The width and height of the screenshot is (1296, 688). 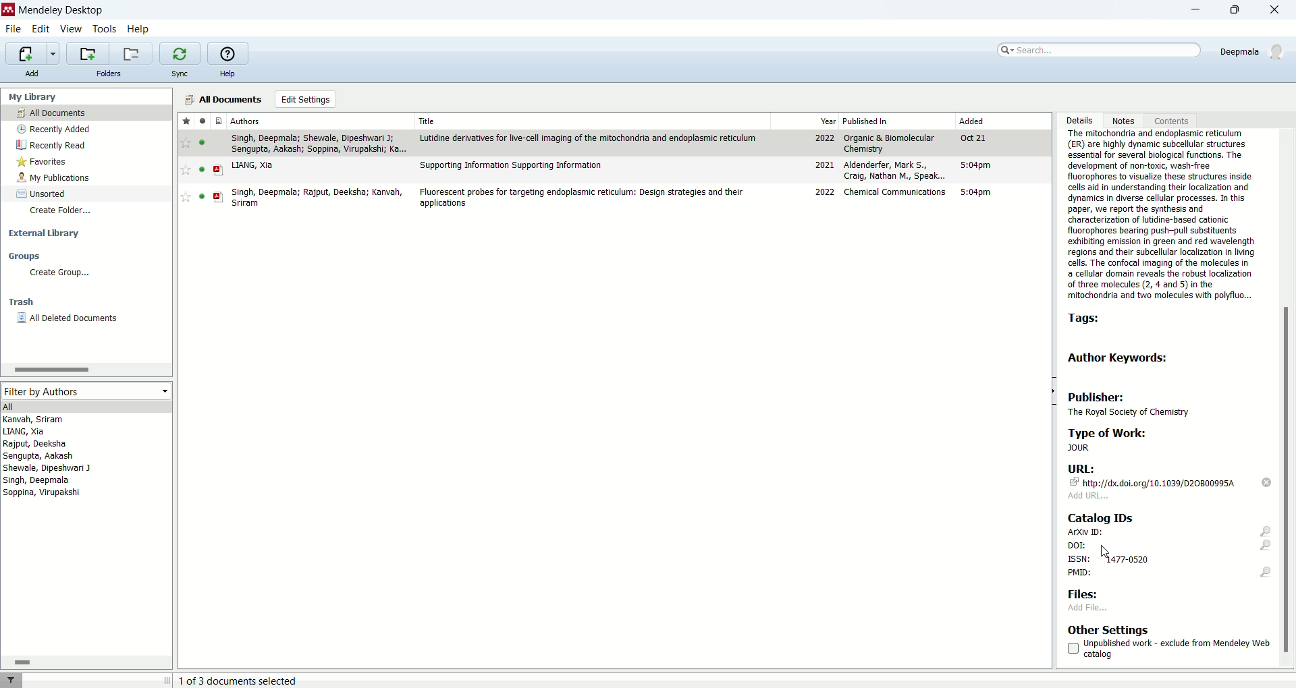 I want to click on singh, deepmala; rajput, deeksha; kanvah, sriram, so click(x=318, y=198).